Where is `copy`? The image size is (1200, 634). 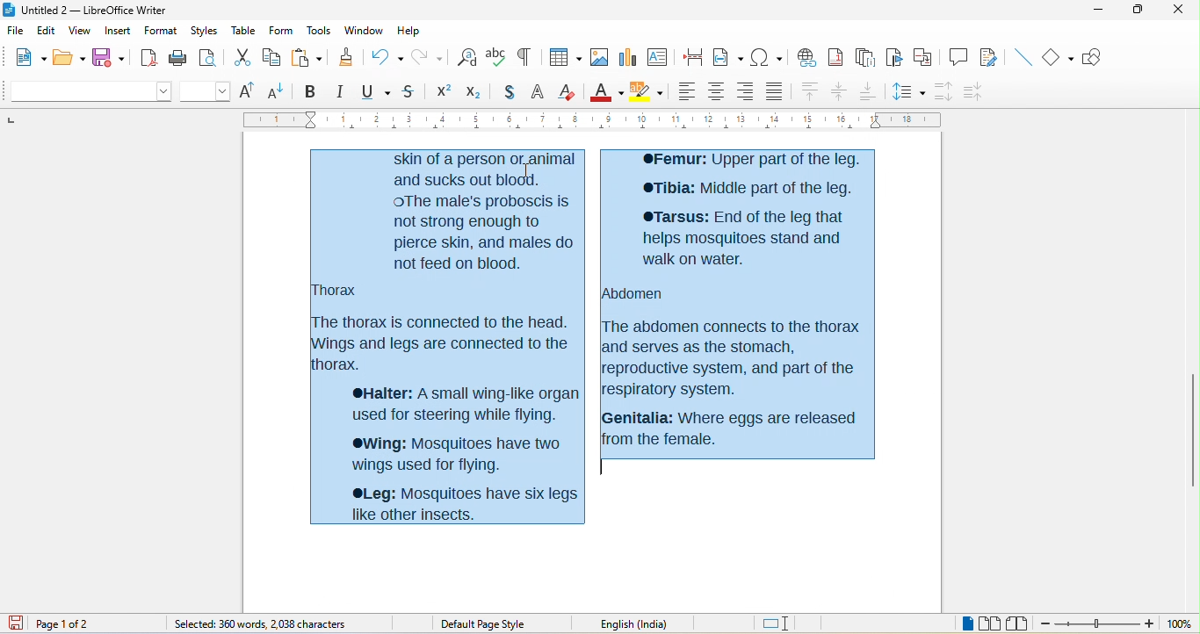 copy is located at coordinates (271, 59).